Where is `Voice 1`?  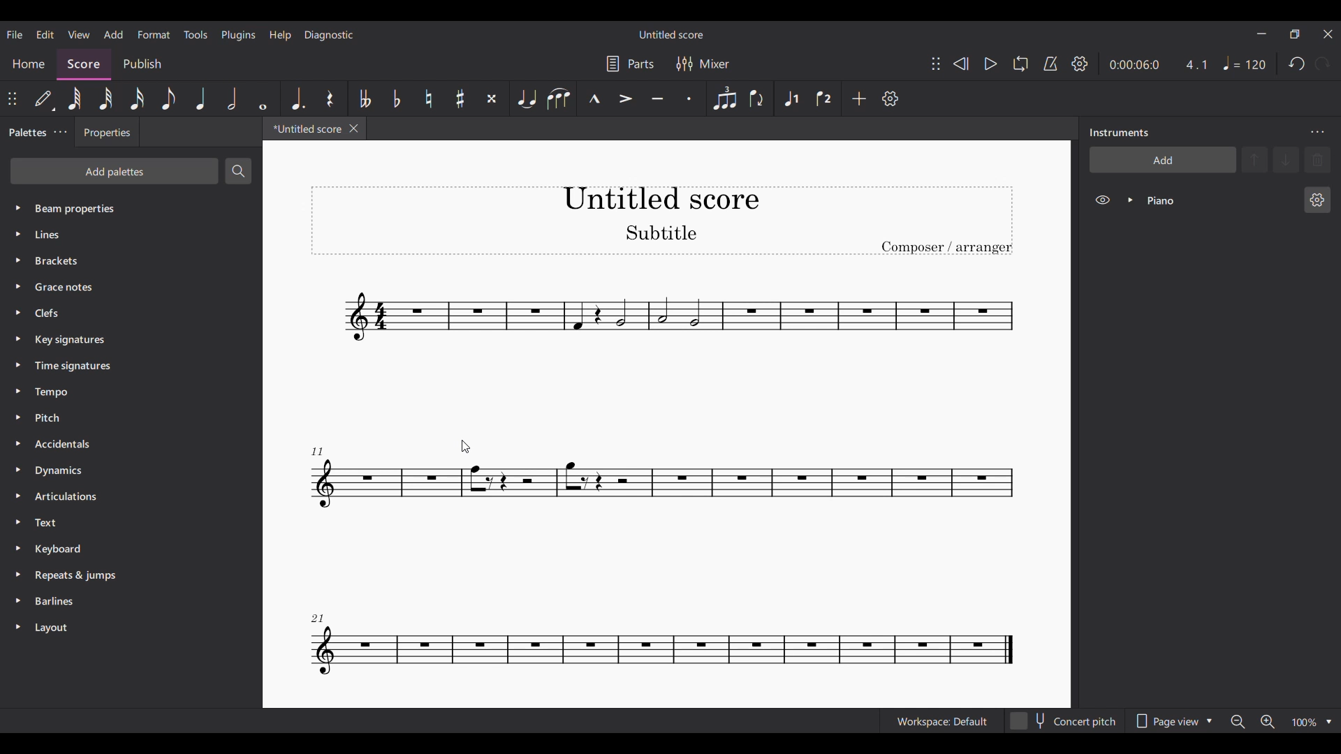 Voice 1 is located at coordinates (791, 98).